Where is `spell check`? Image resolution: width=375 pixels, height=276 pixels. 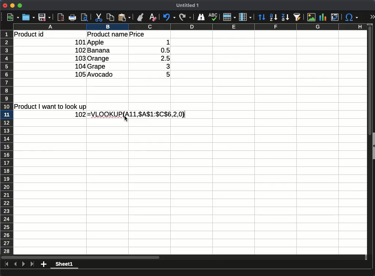
spell check is located at coordinates (213, 17).